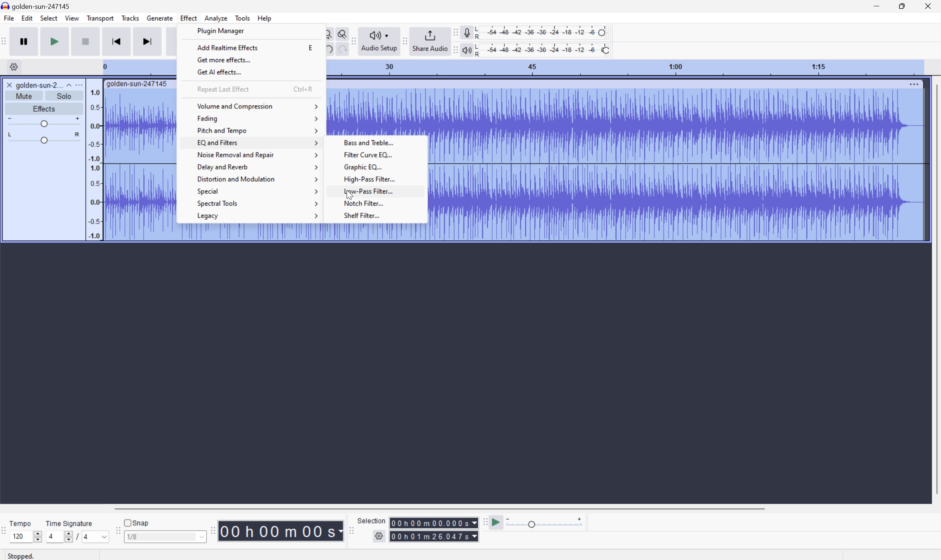 This screenshot has height=560, width=941. Describe the element at coordinates (266, 18) in the screenshot. I see `Help` at that location.